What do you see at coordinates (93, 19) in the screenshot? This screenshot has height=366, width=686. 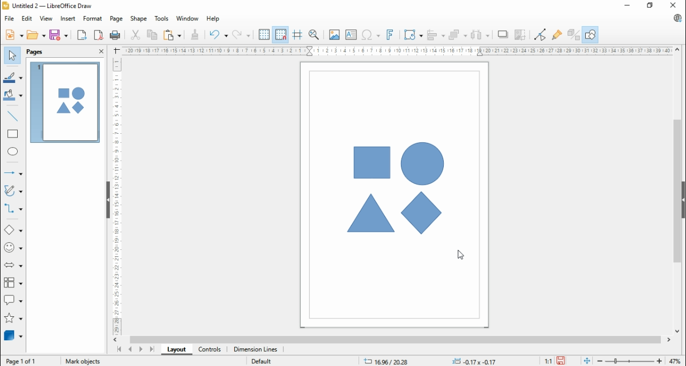 I see `format` at bounding box center [93, 19].